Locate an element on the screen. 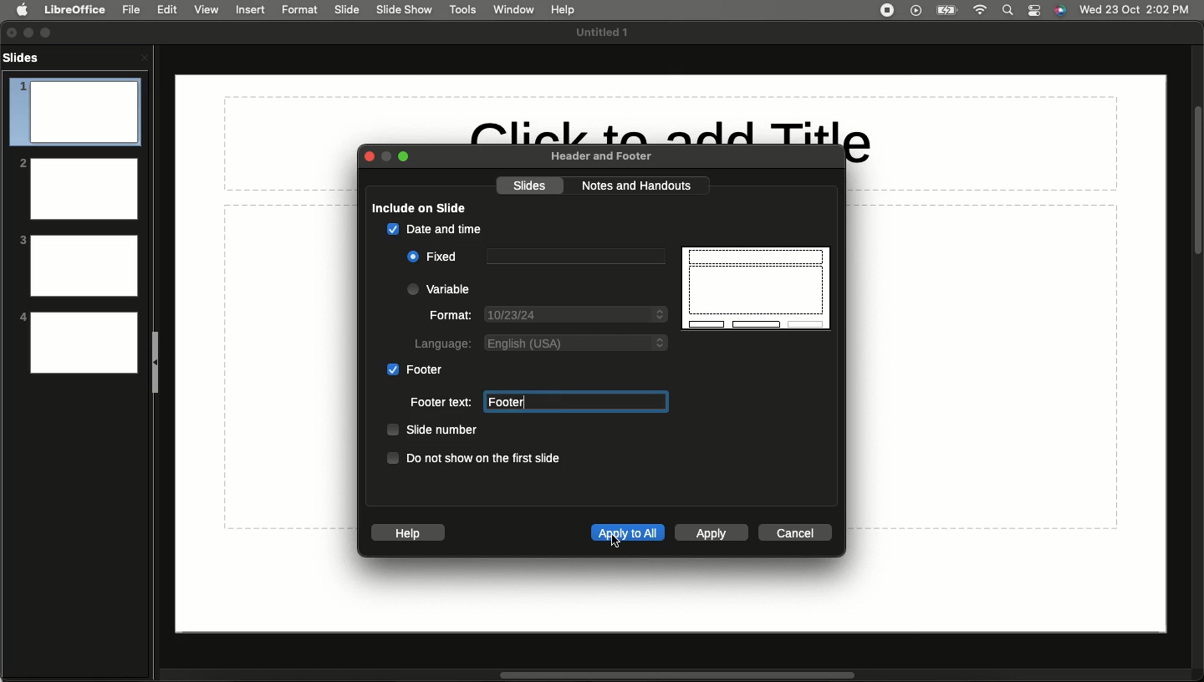 This screenshot has height=682, width=1204. Footer text is located at coordinates (441, 402).